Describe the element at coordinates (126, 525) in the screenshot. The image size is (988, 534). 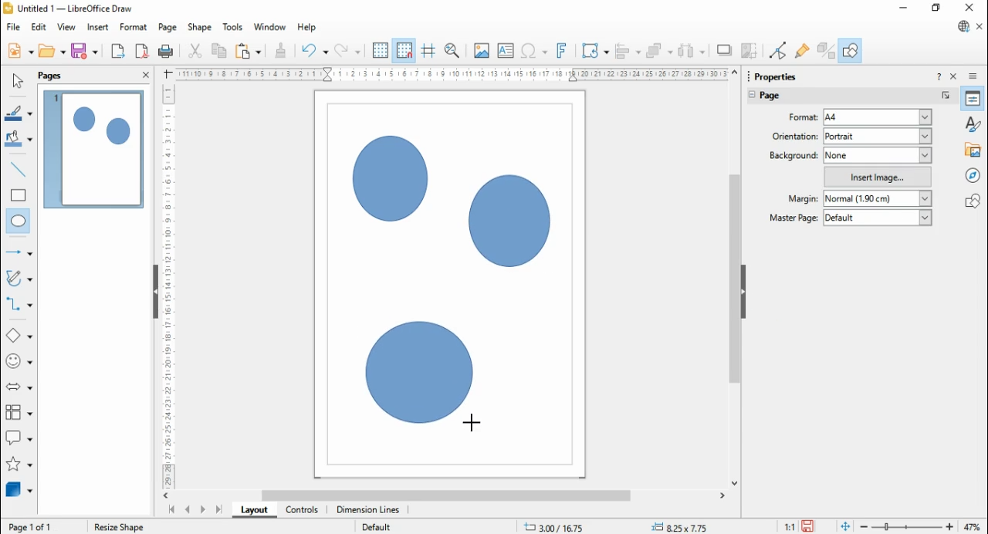
I see `Shape selected` at that location.